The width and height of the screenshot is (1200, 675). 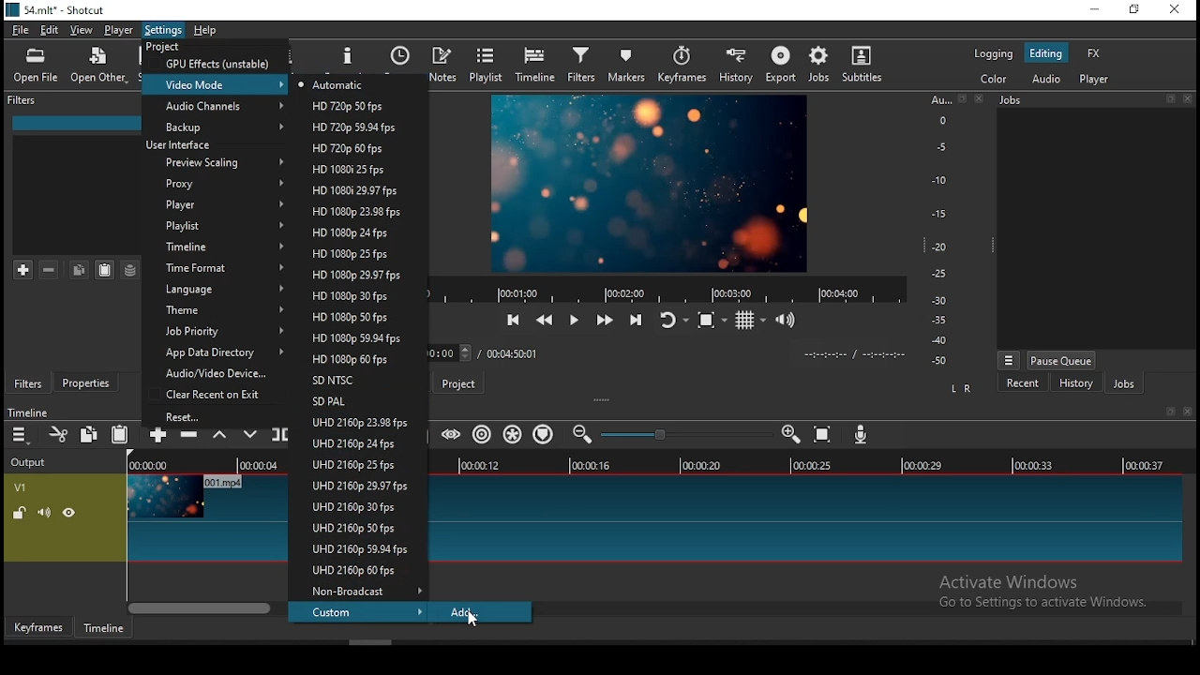 What do you see at coordinates (1094, 10) in the screenshot?
I see `minimize` at bounding box center [1094, 10].